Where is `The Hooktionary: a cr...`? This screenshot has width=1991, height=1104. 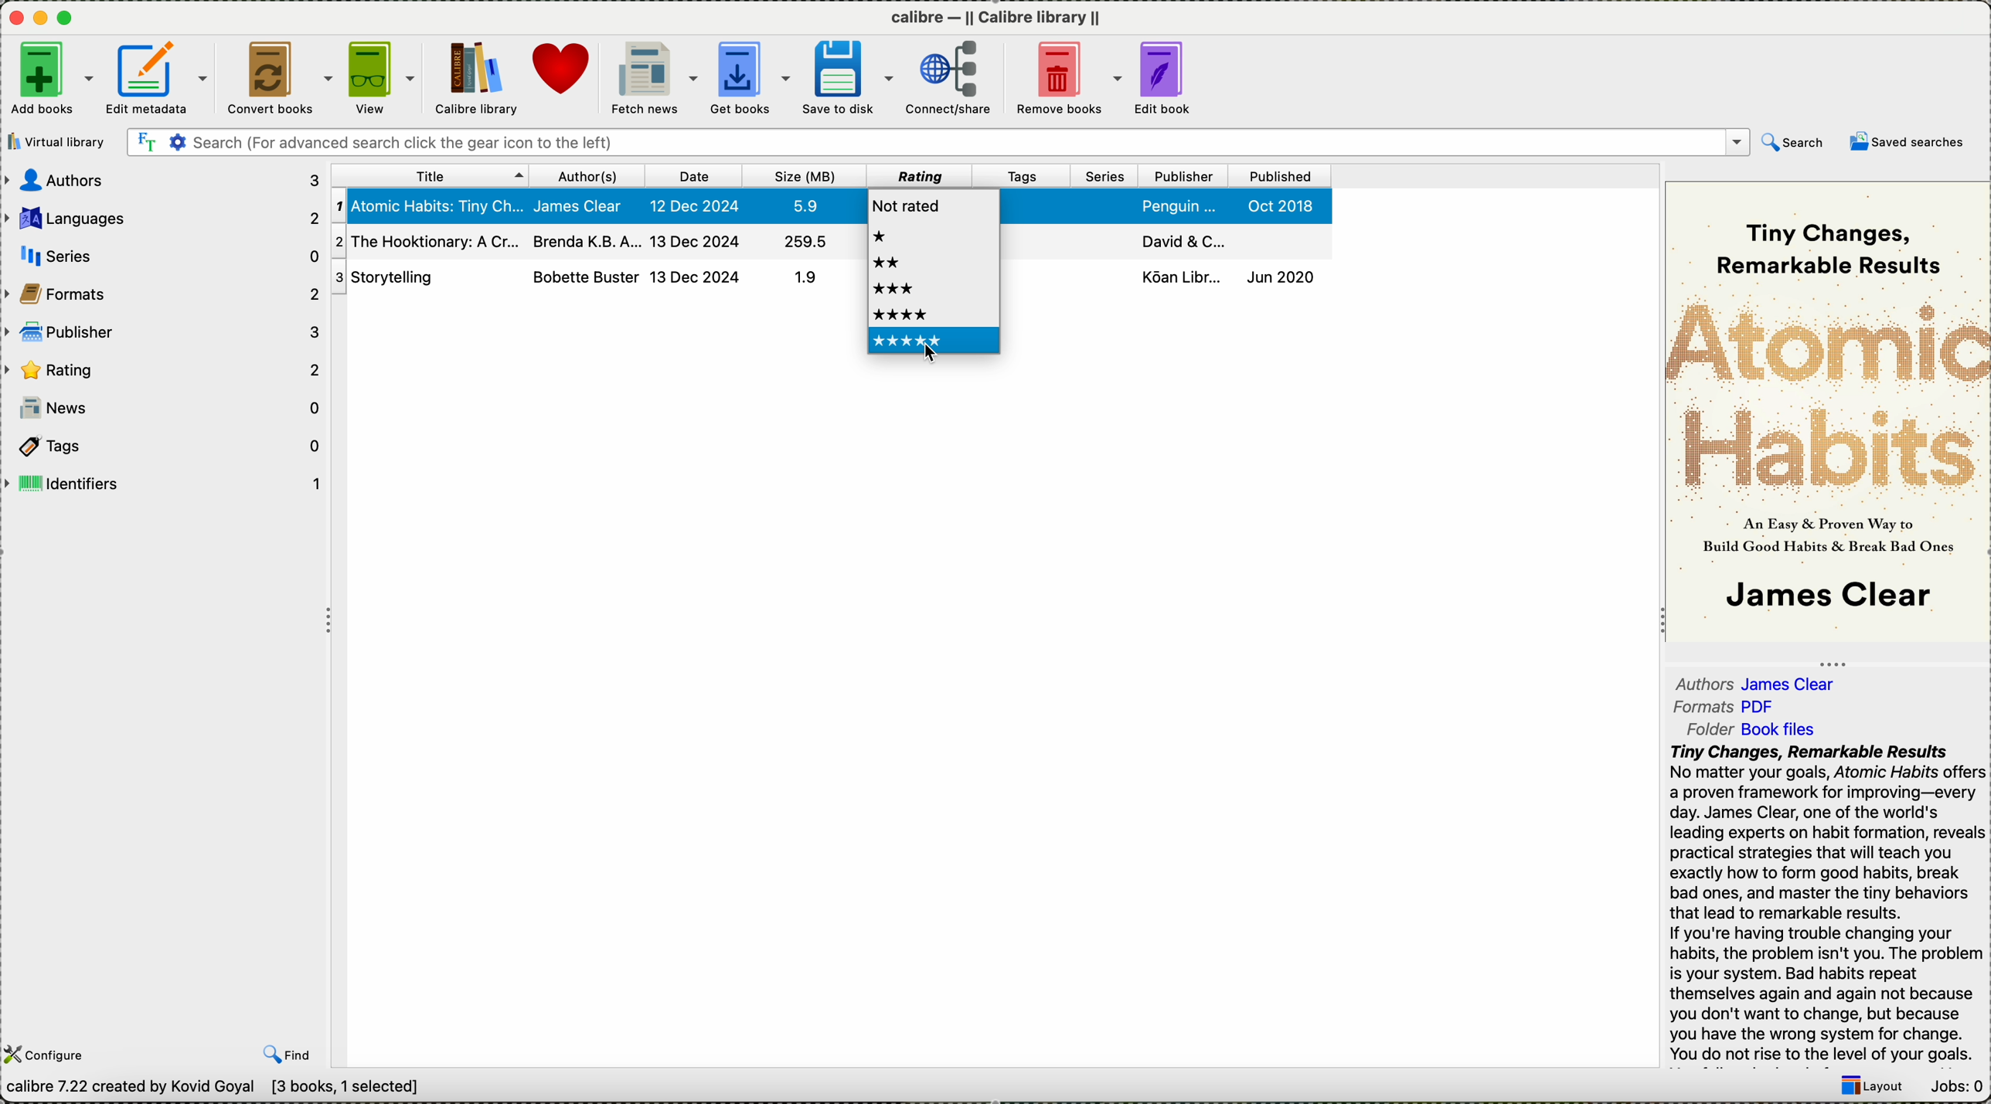 The Hooktionary: a cr... is located at coordinates (425, 243).